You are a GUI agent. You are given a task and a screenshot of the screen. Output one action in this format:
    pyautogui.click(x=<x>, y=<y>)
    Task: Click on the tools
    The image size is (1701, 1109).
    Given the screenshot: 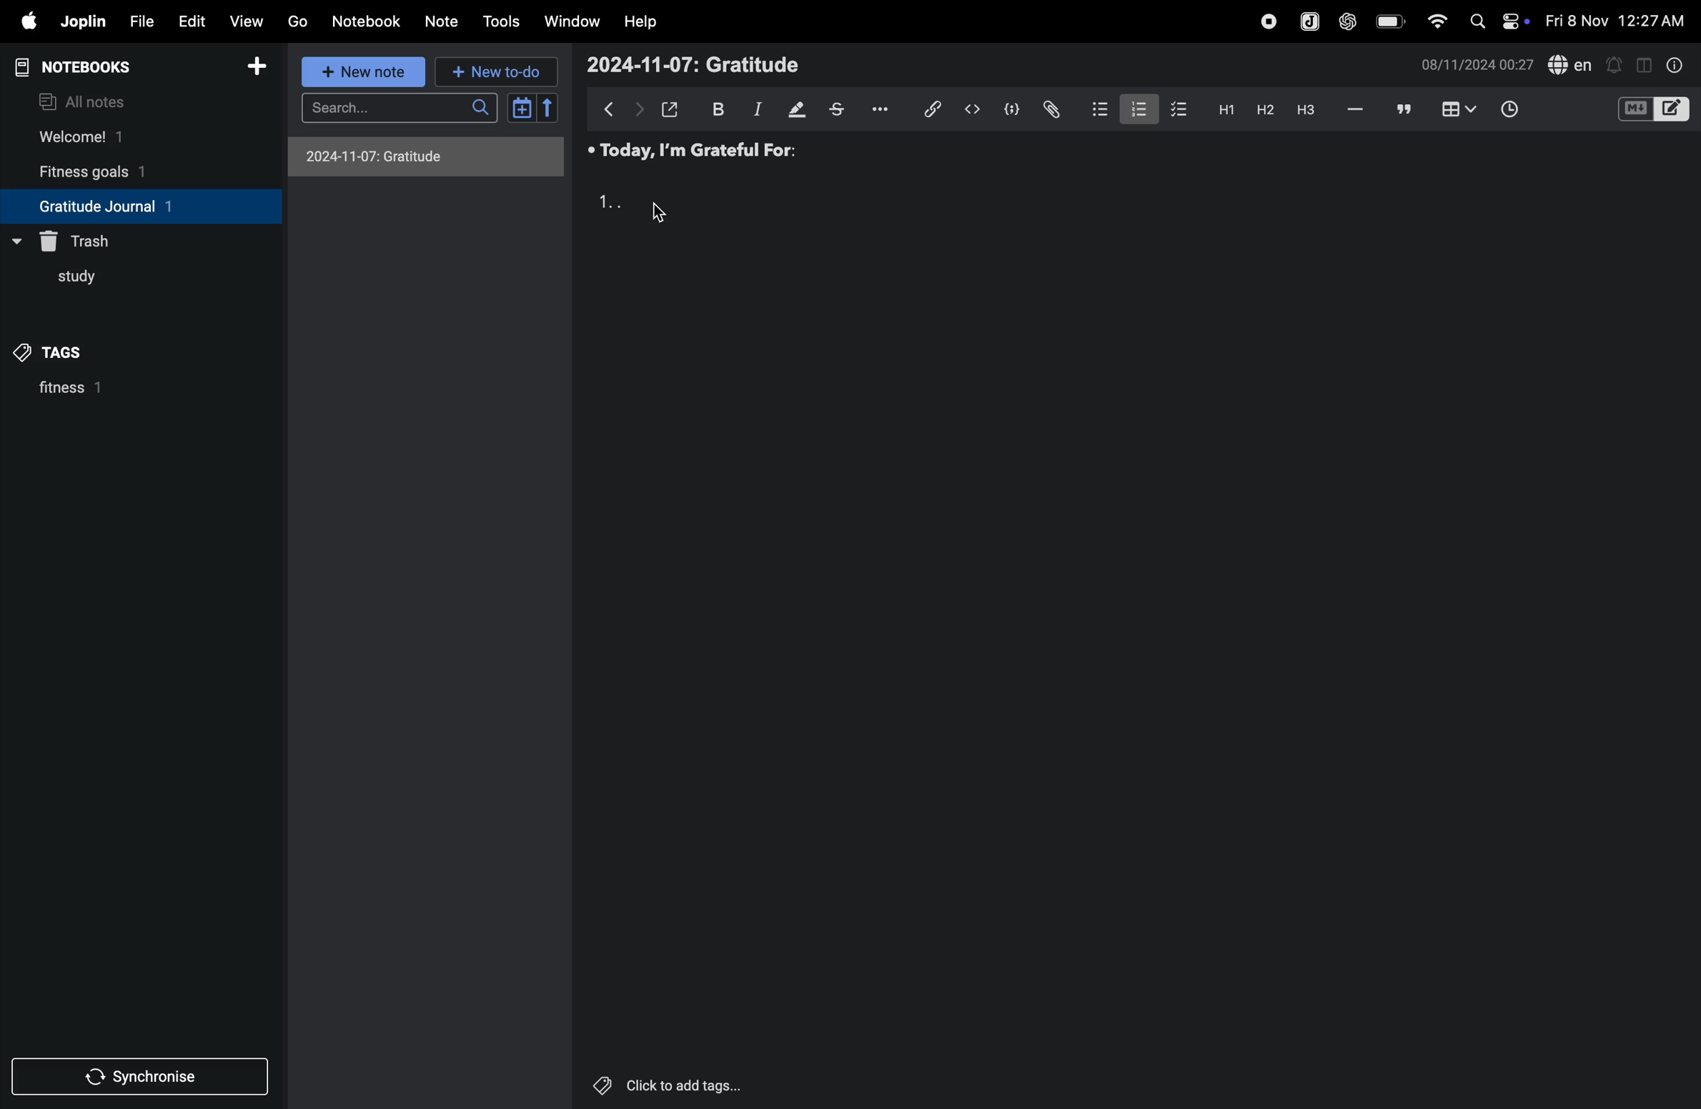 What is the action you would take?
    pyautogui.click(x=501, y=22)
    